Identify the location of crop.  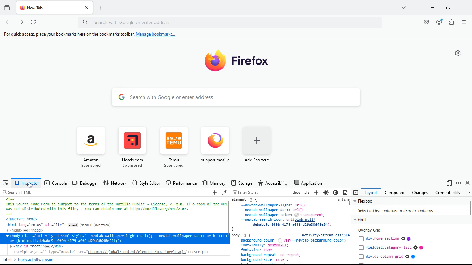
(250, 199).